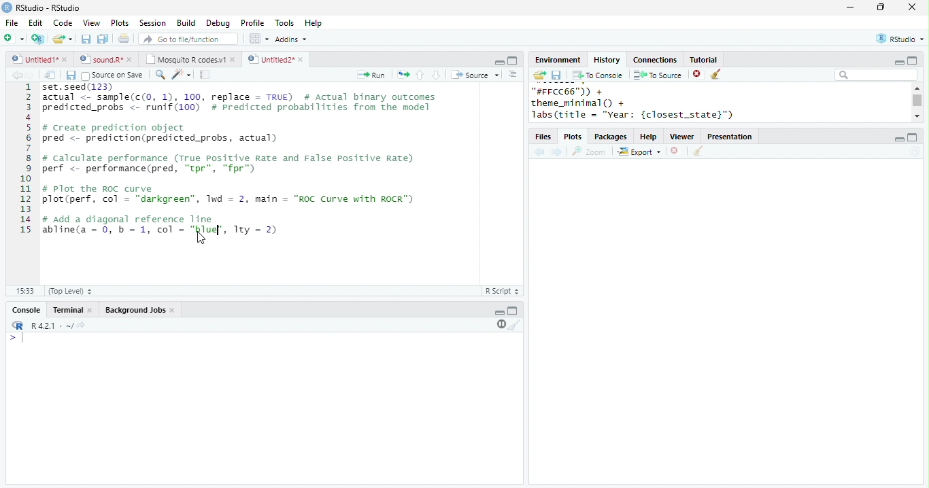 The height and width of the screenshot is (488, 929). Describe the element at coordinates (698, 75) in the screenshot. I see `close file` at that location.